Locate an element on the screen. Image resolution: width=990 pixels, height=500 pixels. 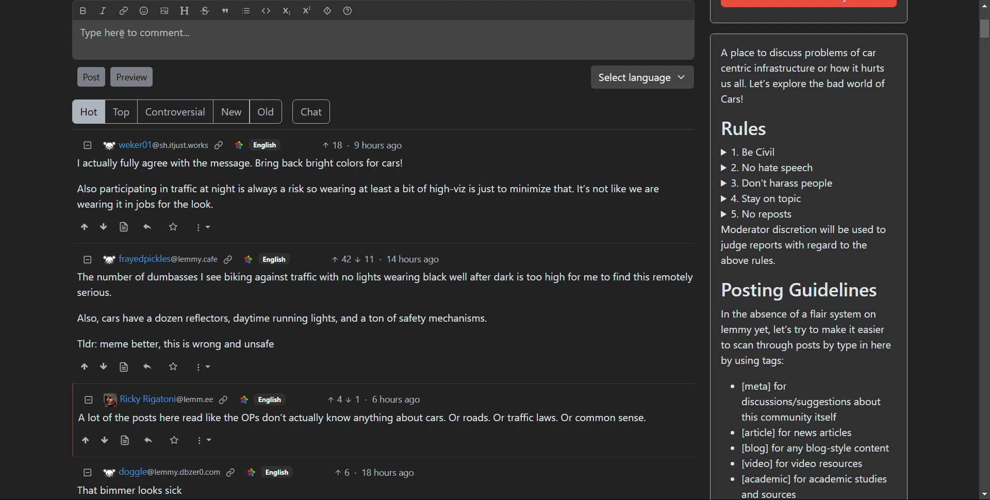
Alot of the posts here read like the OPs don't actually know anything about cars. Or roads. Or traffic laws. Or common sense. is located at coordinates (364, 419).